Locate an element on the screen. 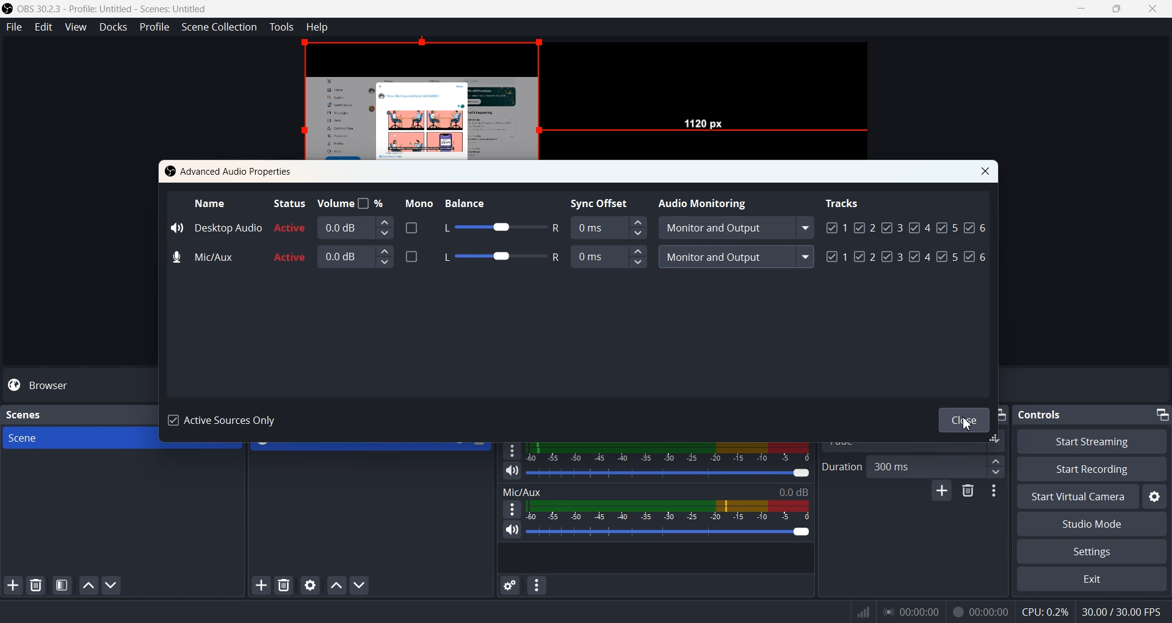 This screenshot has width=1172, height=623. Move sources up is located at coordinates (336, 585).